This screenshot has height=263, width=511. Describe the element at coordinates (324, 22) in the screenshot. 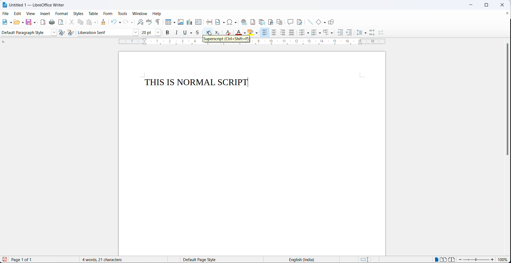

I see `basic shapes options` at that location.